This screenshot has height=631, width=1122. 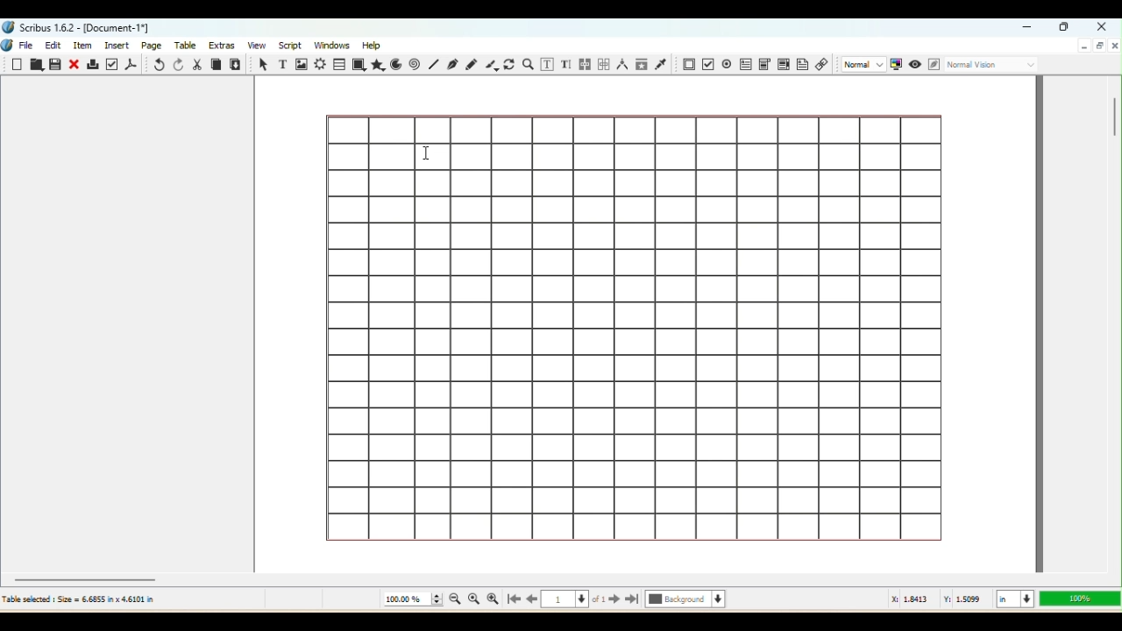 What do you see at coordinates (36, 66) in the screenshot?
I see `Open` at bounding box center [36, 66].